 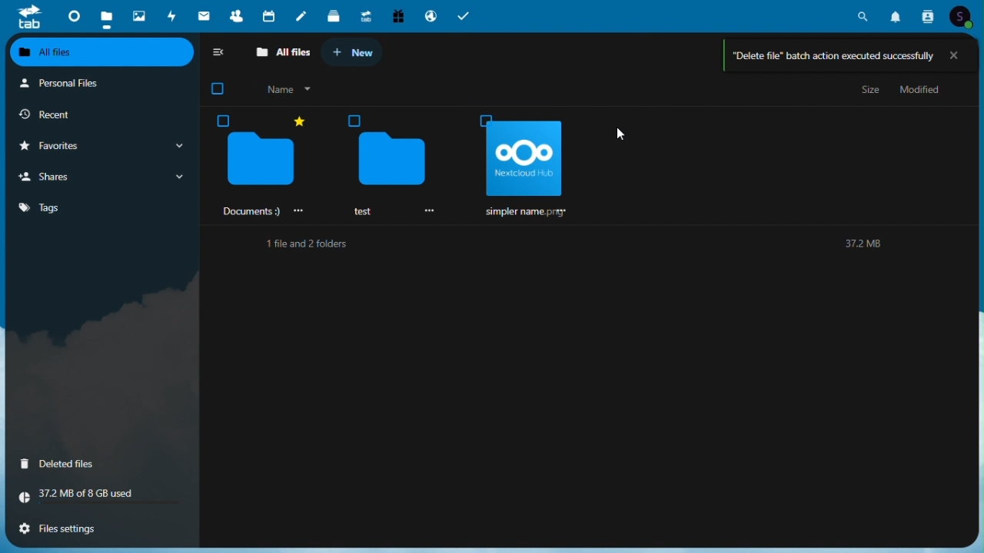 I want to click on Contacts, so click(x=234, y=15).